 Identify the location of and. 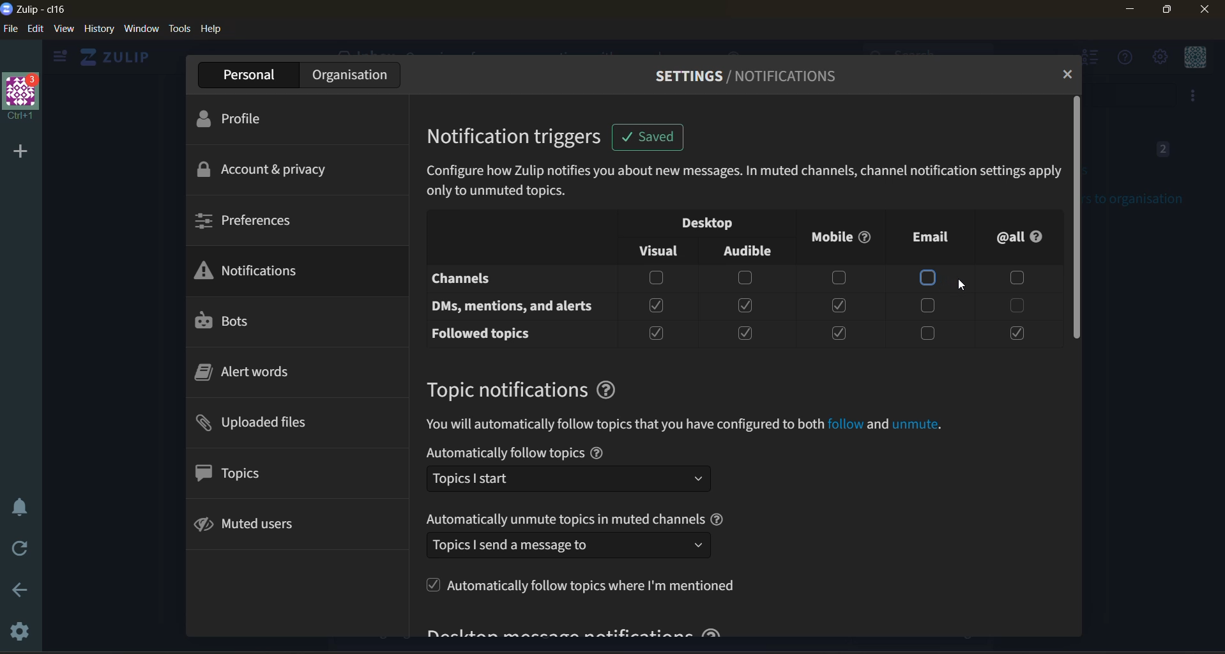
(877, 425).